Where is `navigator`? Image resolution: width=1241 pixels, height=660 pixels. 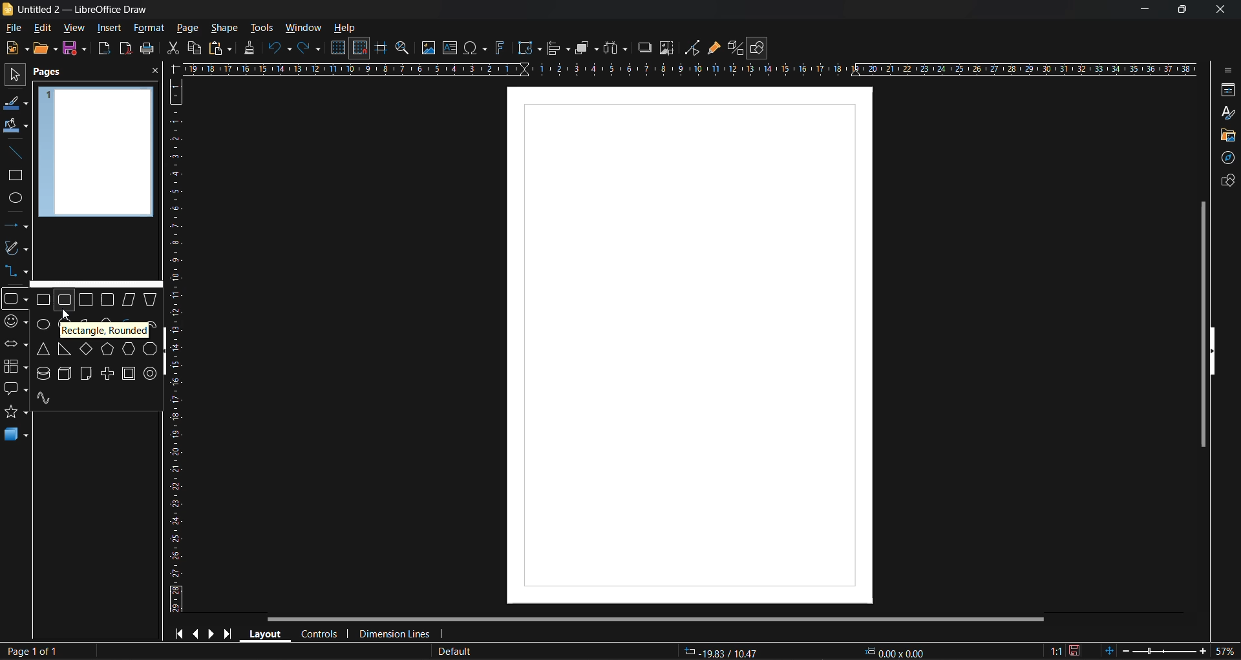 navigator is located at coordinates (1225, 160).